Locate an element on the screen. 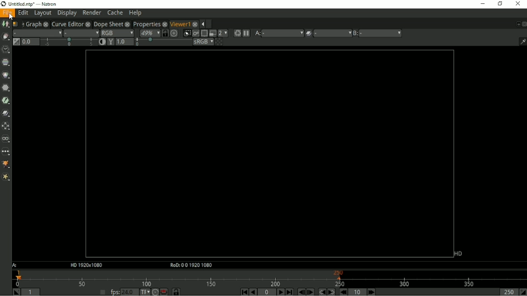 The image size is (527, 296). Render image is located at coordinates (195, 33).